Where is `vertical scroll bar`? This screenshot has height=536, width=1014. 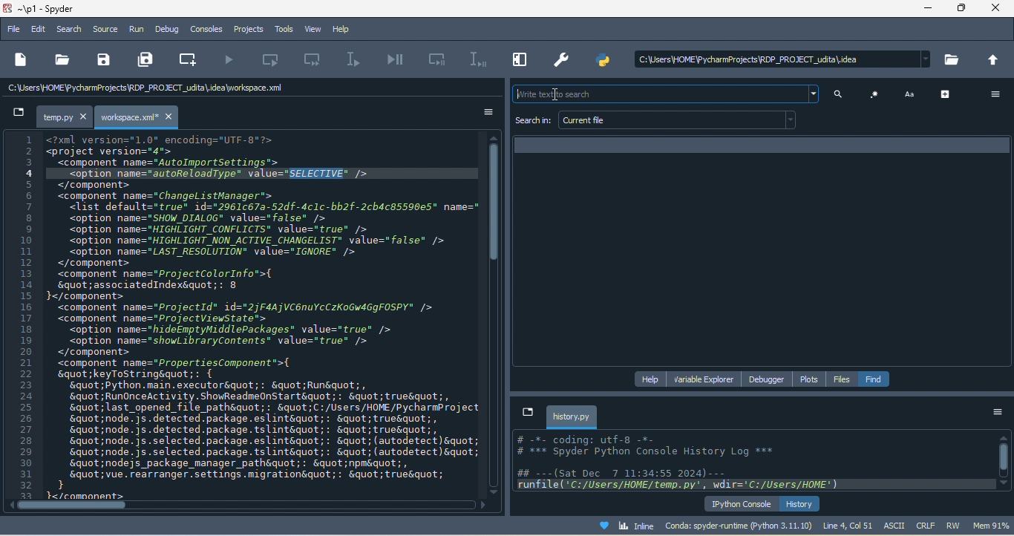 vertical scroll bar is located at coordinates (497, 206).